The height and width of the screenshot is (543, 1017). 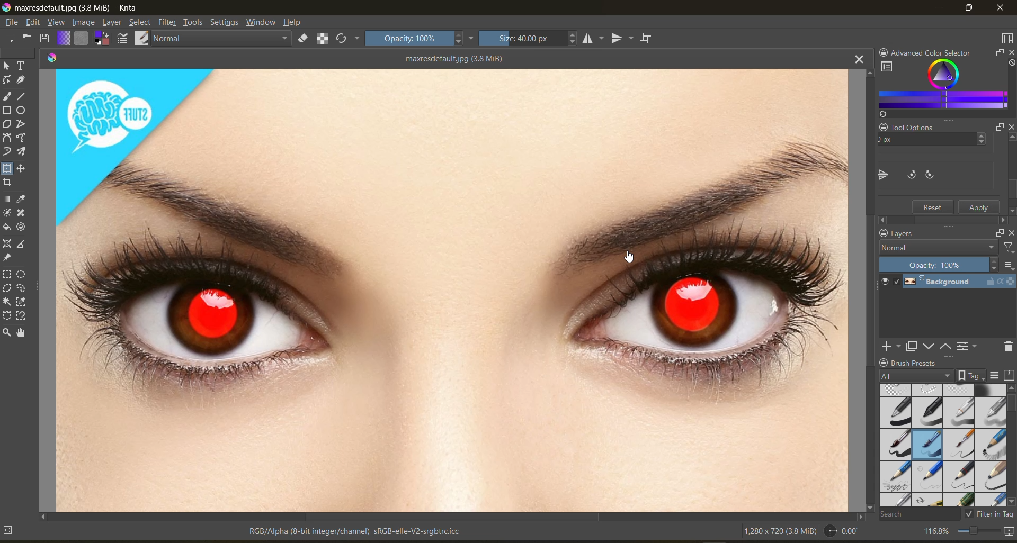 What do you see at coordinates (8, 65) in the screenshot?
I see `tool` at bounding box center [8, 65].